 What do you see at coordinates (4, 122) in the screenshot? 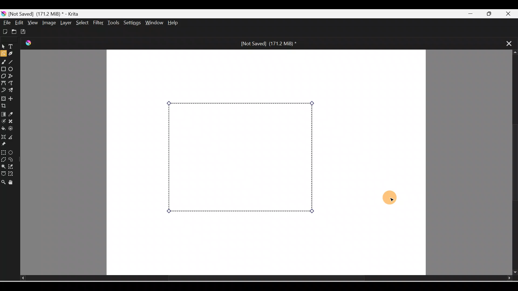
I see `Colorize mask tool` at bounding box center [4, 122].